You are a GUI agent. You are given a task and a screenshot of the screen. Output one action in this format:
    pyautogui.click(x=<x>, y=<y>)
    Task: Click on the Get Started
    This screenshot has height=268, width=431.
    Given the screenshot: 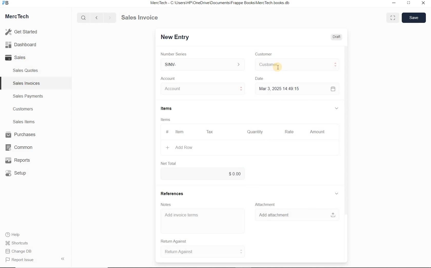 What is the action you would take?
    pyautogui.click(x=23, y=32)
    